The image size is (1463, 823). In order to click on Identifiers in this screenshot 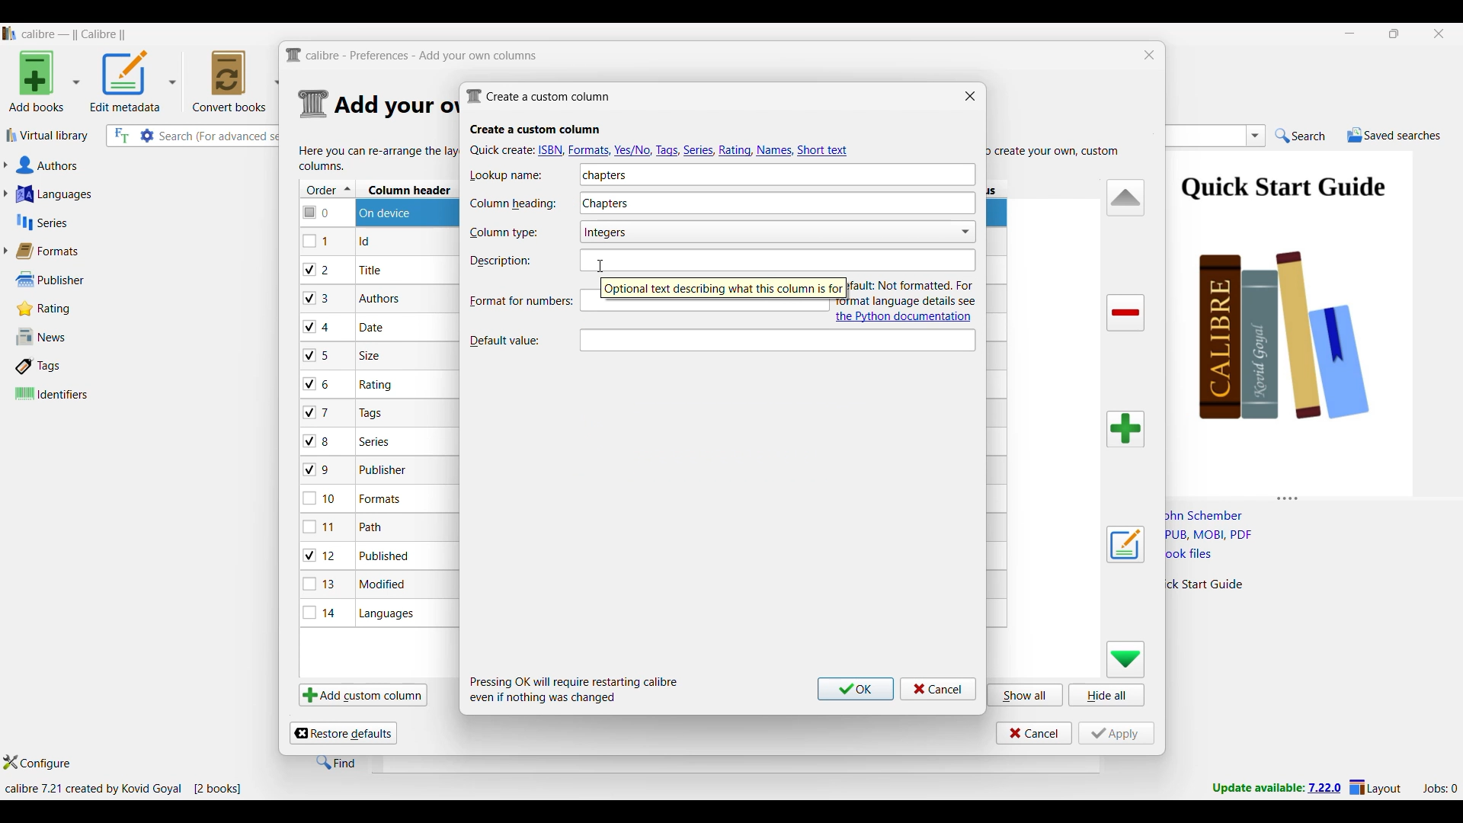, I will do `click(75, 393)`.